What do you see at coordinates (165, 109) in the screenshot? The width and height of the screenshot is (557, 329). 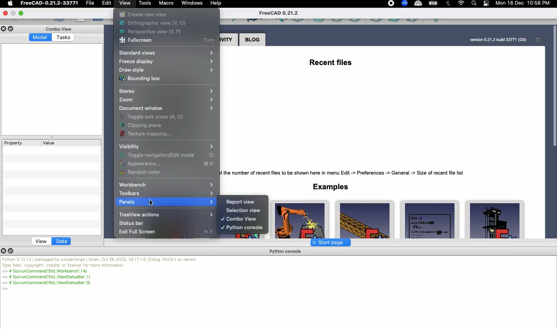 I see `Document window` at bounding box center [165, 109].